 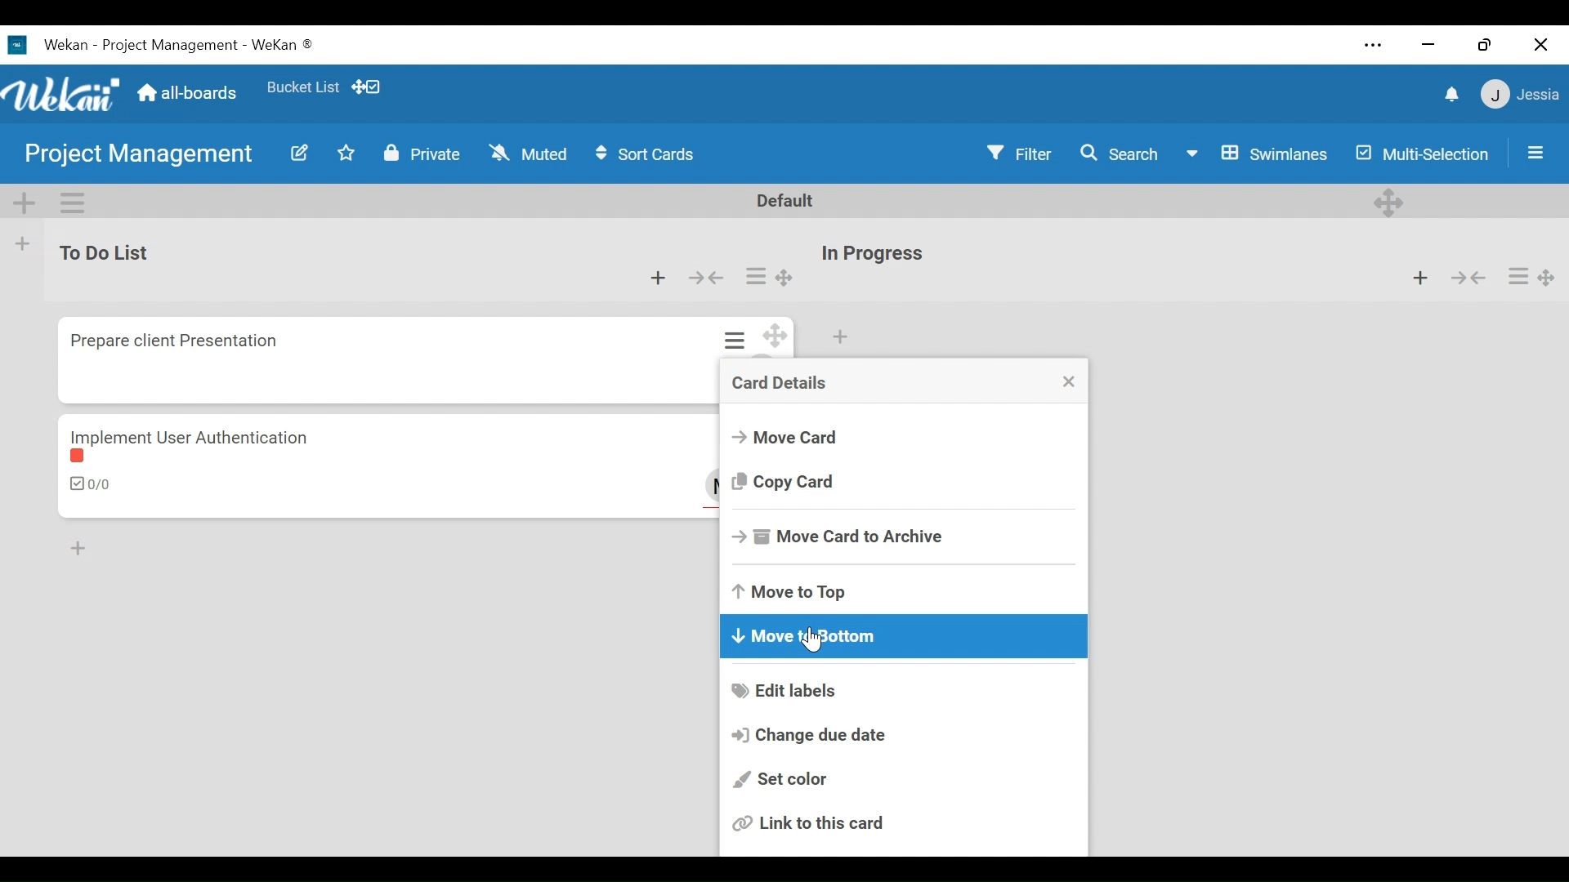 What do you see at coordinates (874, 254) in the screenshot?
I see `List Title` at bounding box center [874, 254].